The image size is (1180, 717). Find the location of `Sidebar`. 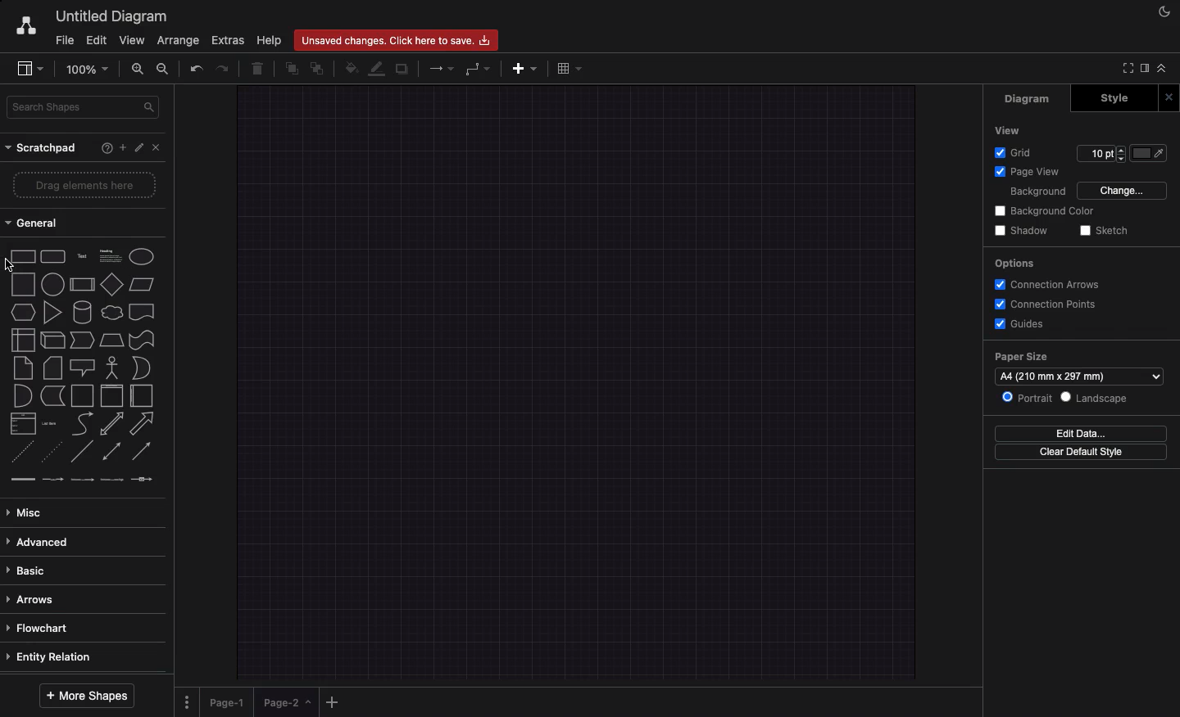

Sidebar is located at coordinates (31, 70).